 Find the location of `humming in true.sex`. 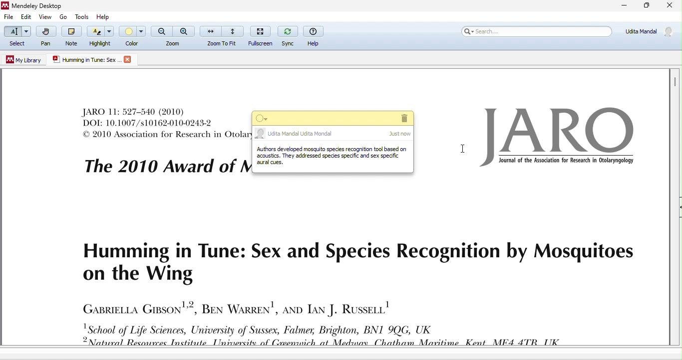

humming in true.sex is located at coordinates (86, 59).